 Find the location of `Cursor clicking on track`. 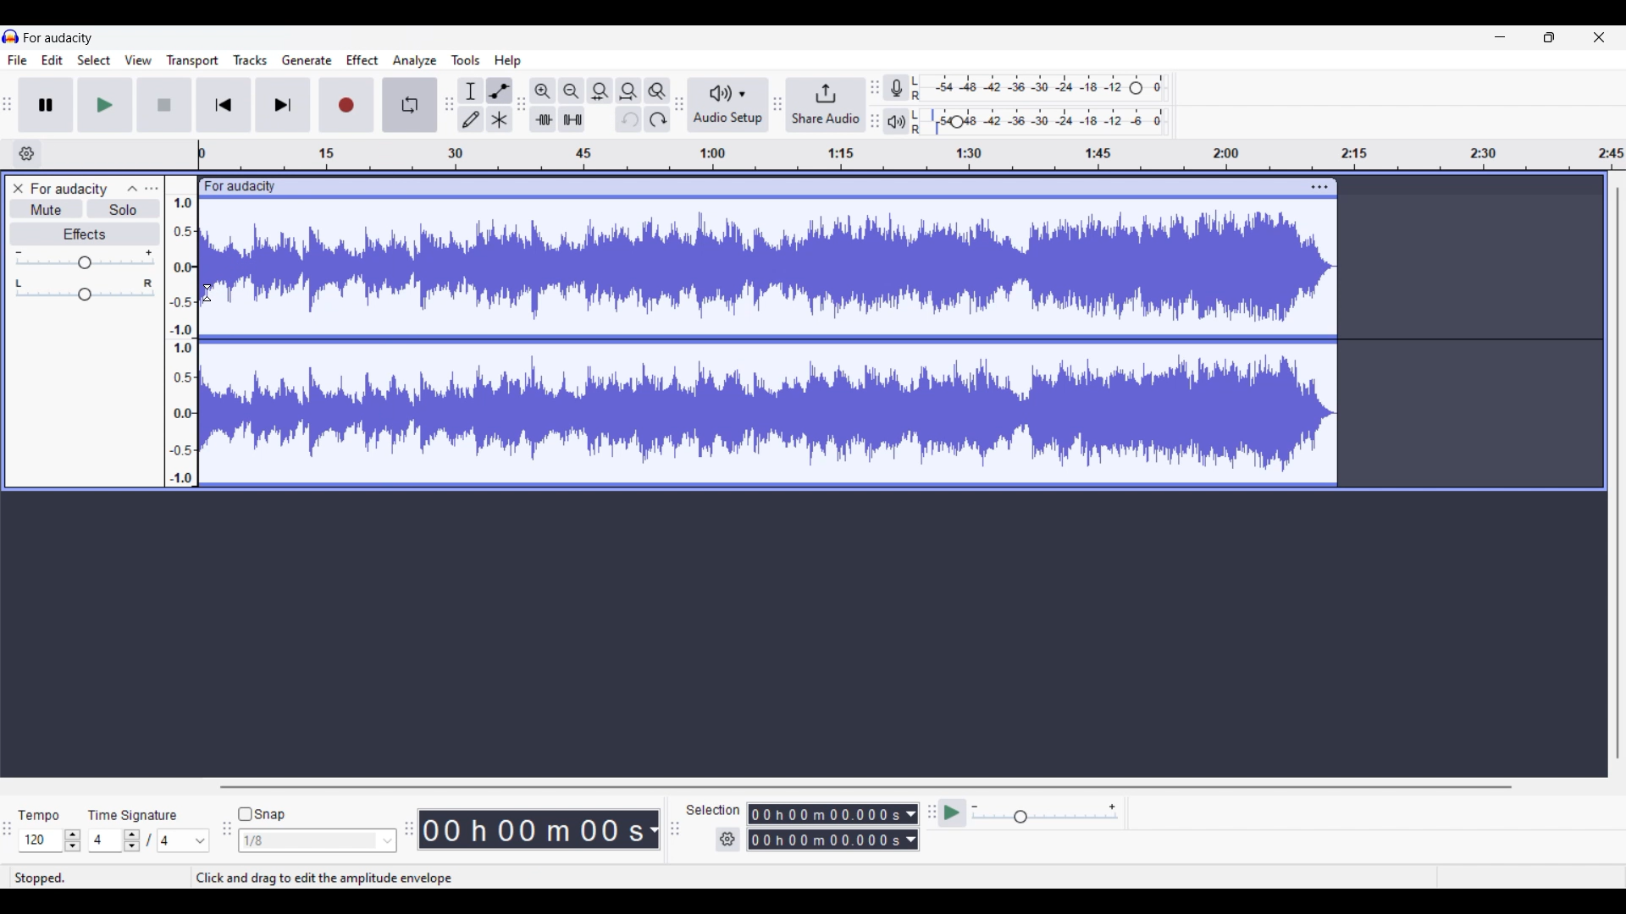

Cursor clicking on track is located at coordinates (207, 293).